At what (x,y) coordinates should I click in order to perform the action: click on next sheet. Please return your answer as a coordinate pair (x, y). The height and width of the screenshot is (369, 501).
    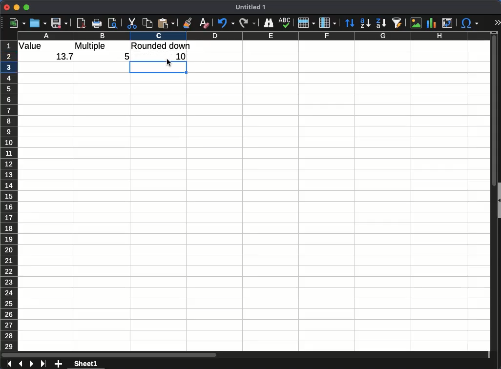
    Looking at the image, I should click on (31, 364).